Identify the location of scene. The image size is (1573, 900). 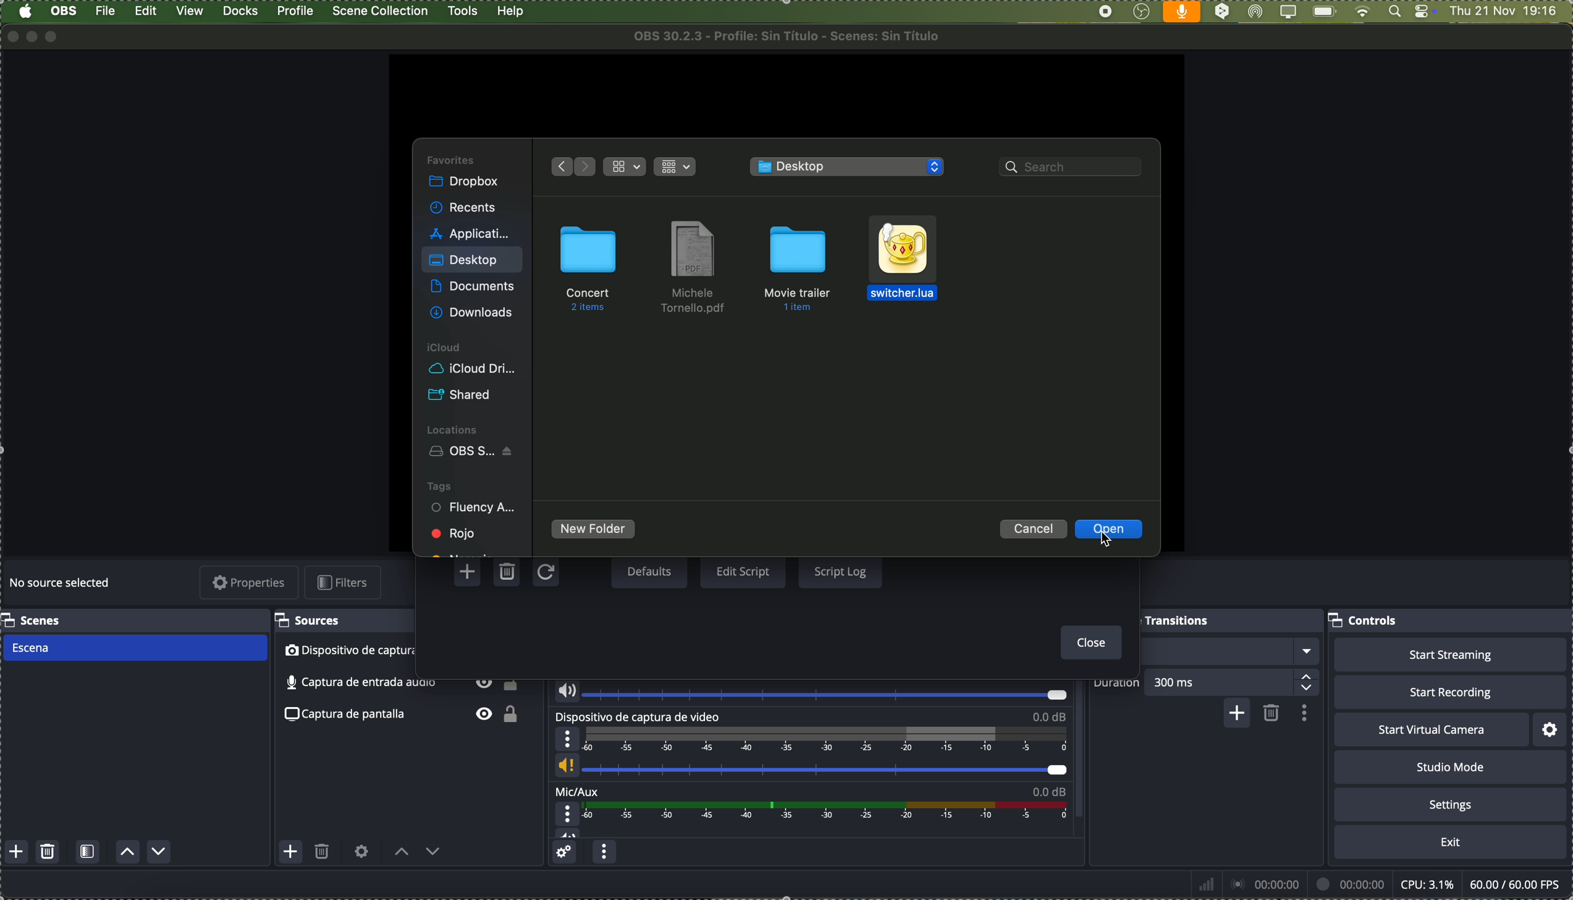
(133, 648).